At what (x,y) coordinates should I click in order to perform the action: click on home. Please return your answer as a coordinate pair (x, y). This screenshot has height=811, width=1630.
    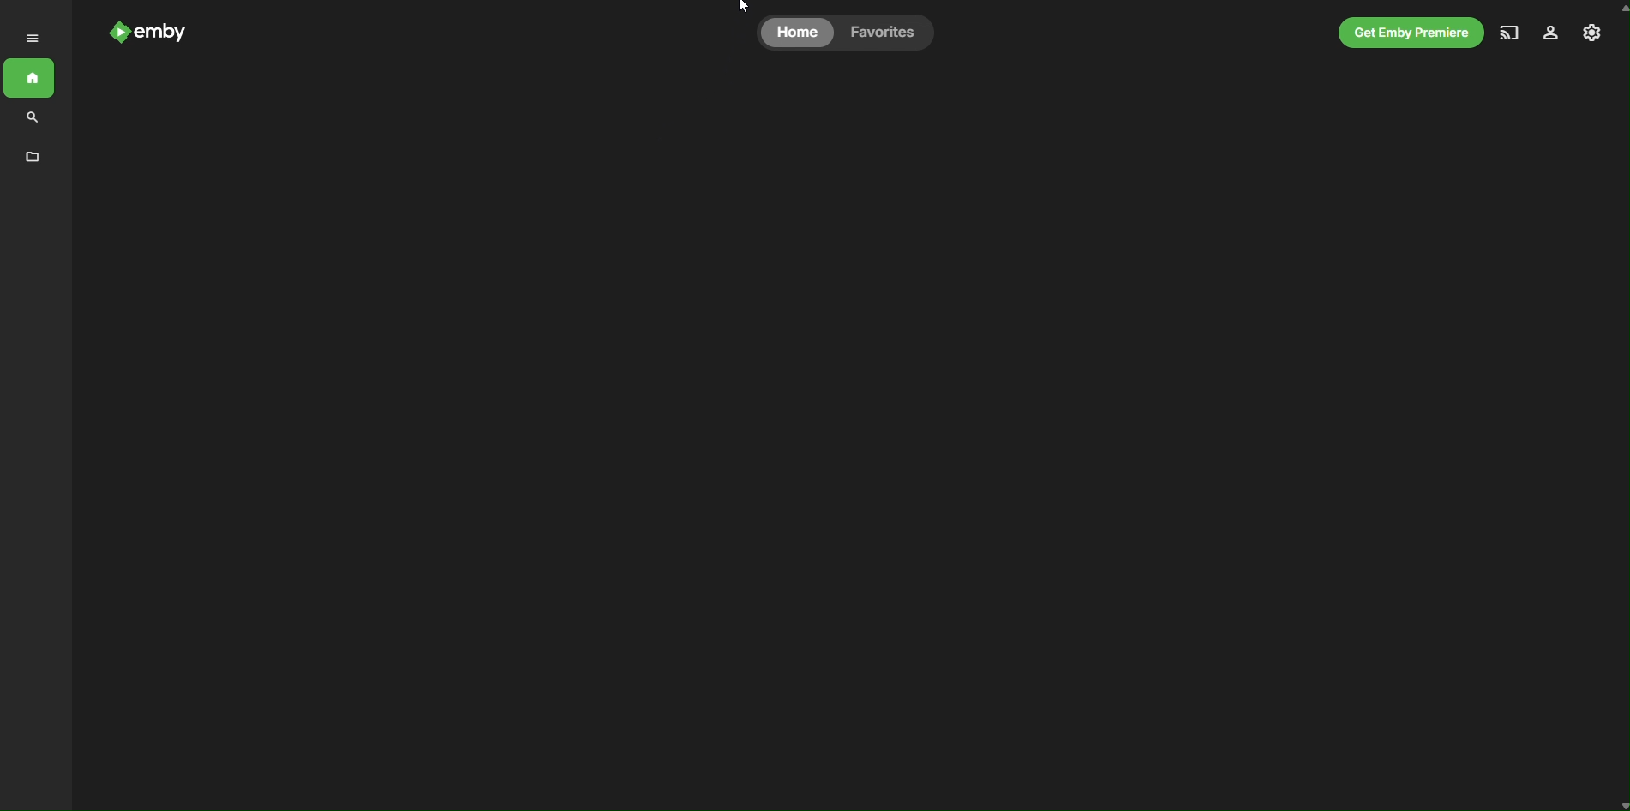
    Looking at the image, I should click on (797, 33).